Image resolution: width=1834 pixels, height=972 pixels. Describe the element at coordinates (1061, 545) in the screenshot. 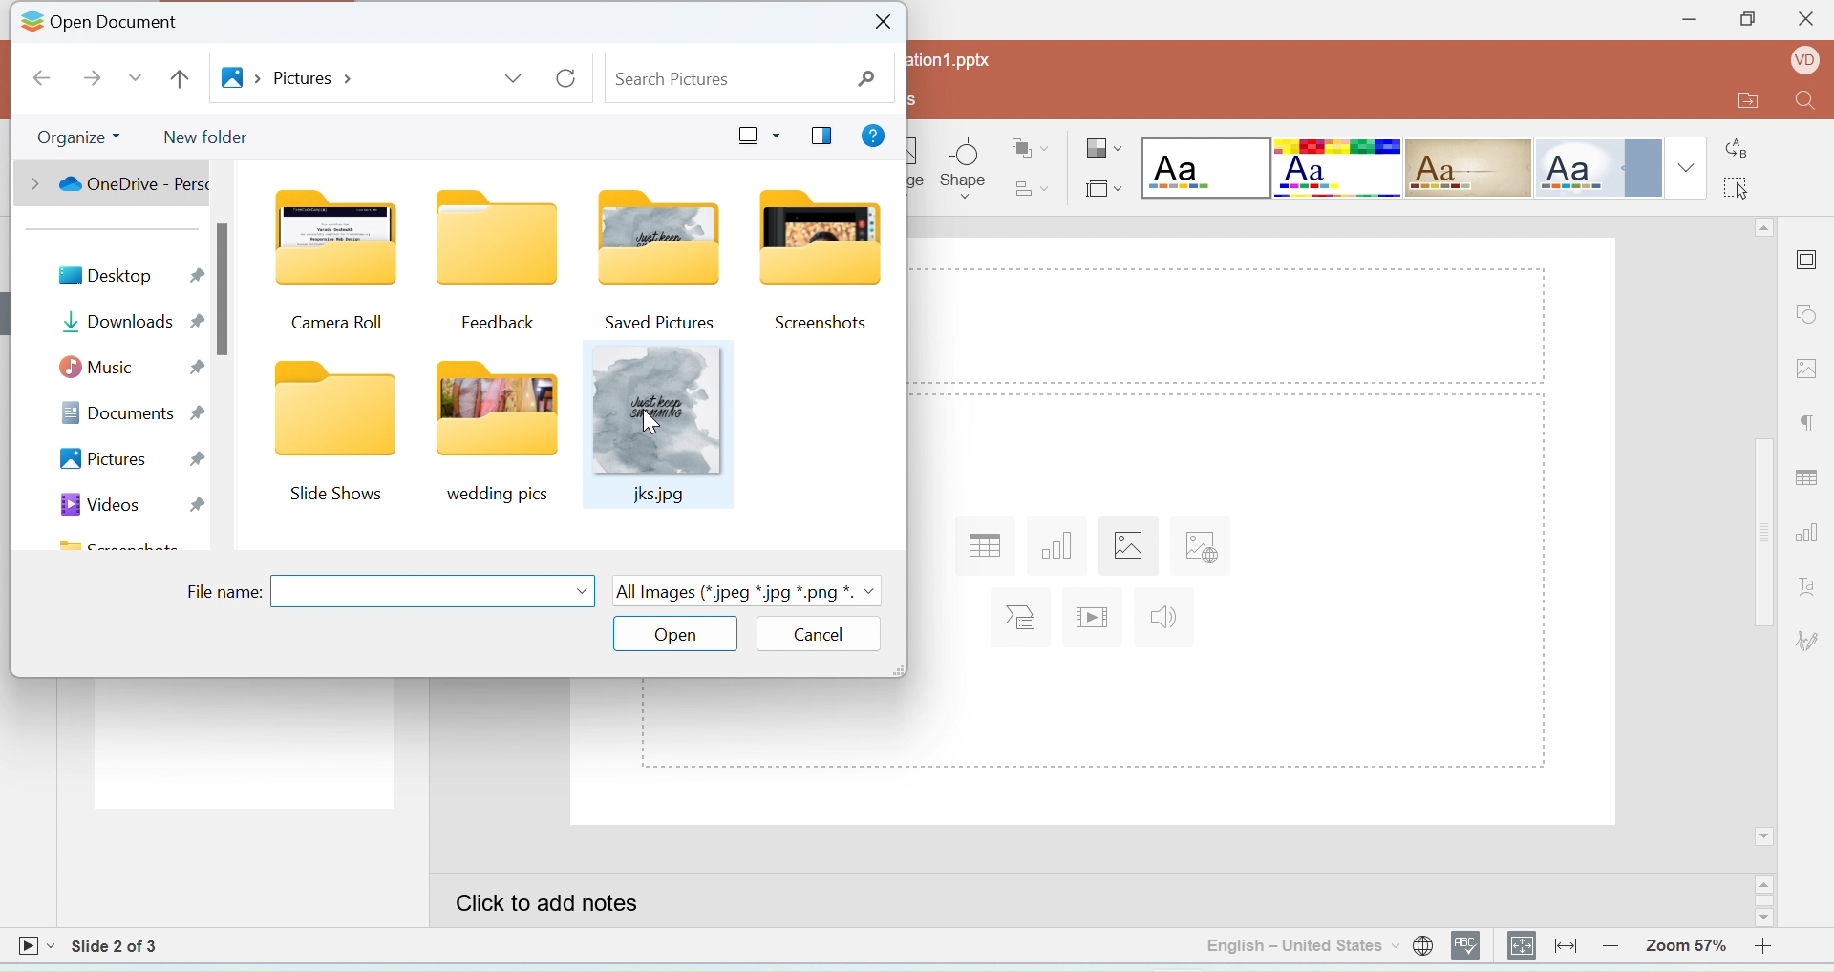

I see `insert chart` at that location.